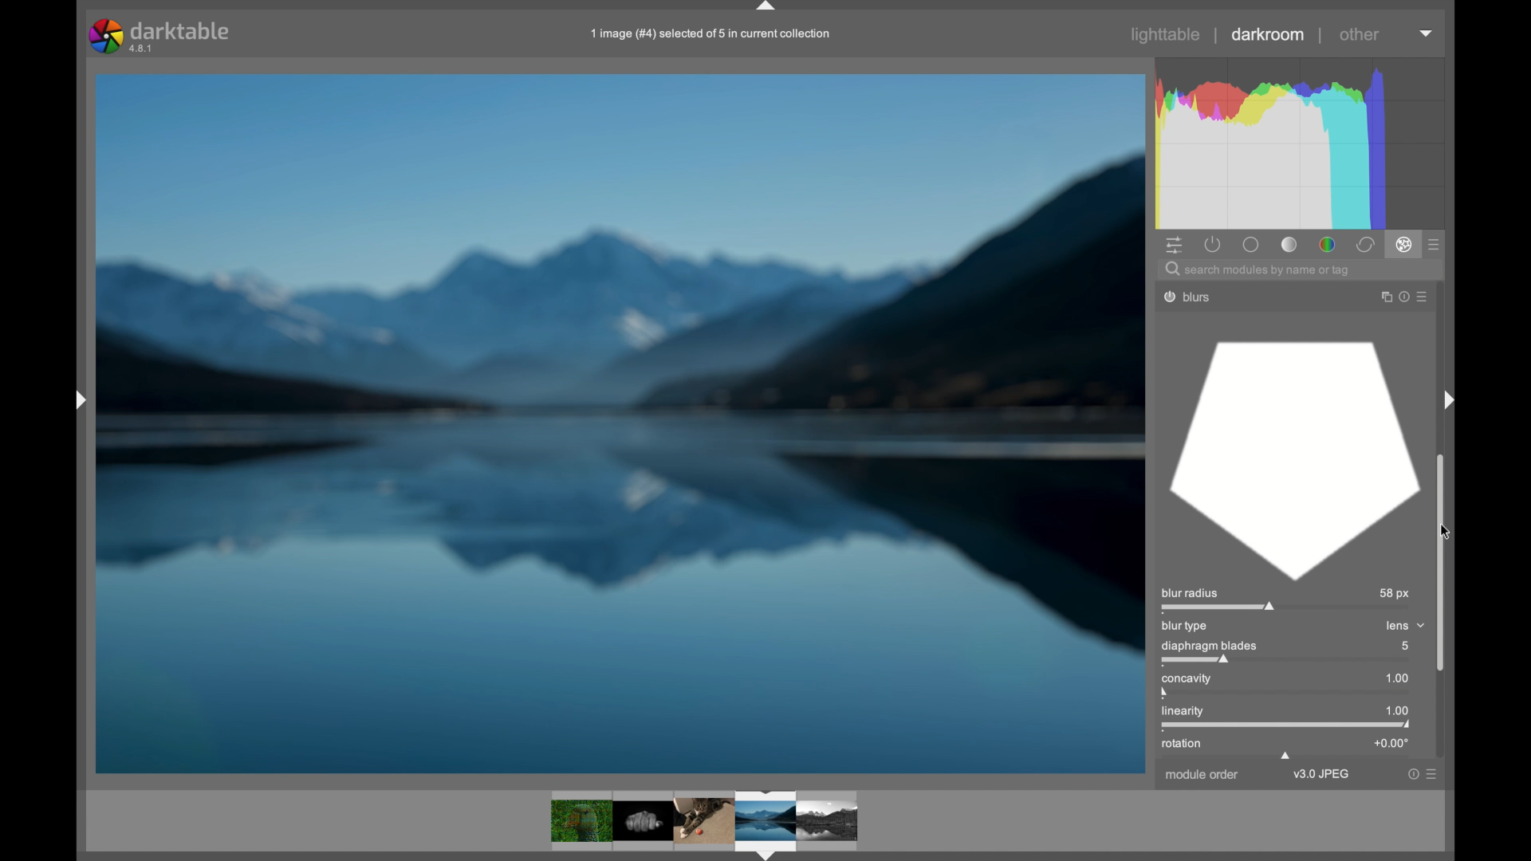 This screenshot has height=861, width=1531. I want to click on blur diaphragm blades, so click(1293, 459).